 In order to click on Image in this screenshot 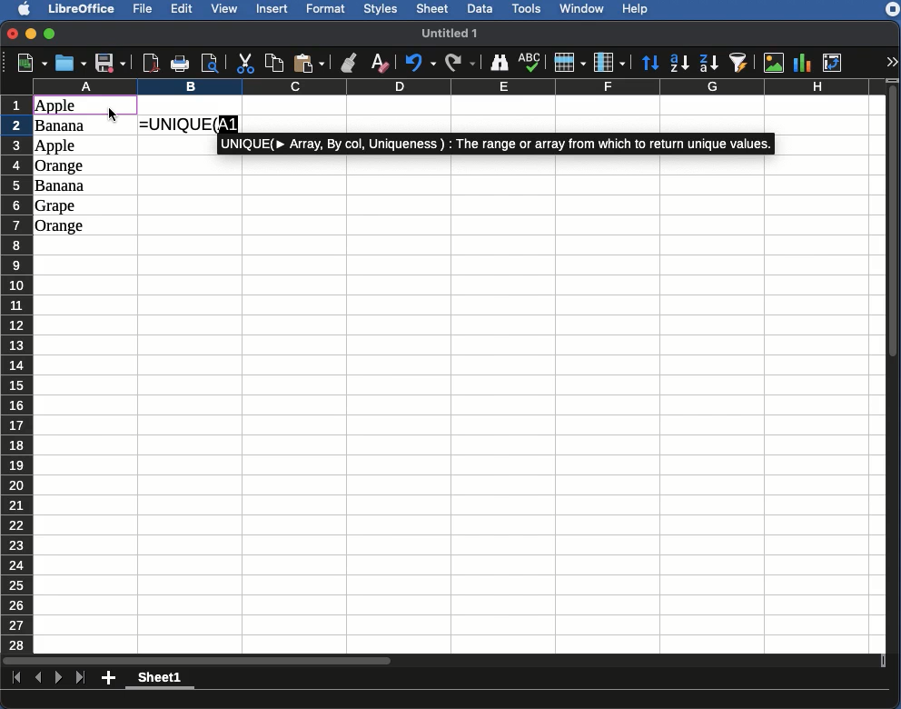, I will do `click(774, 62)`.